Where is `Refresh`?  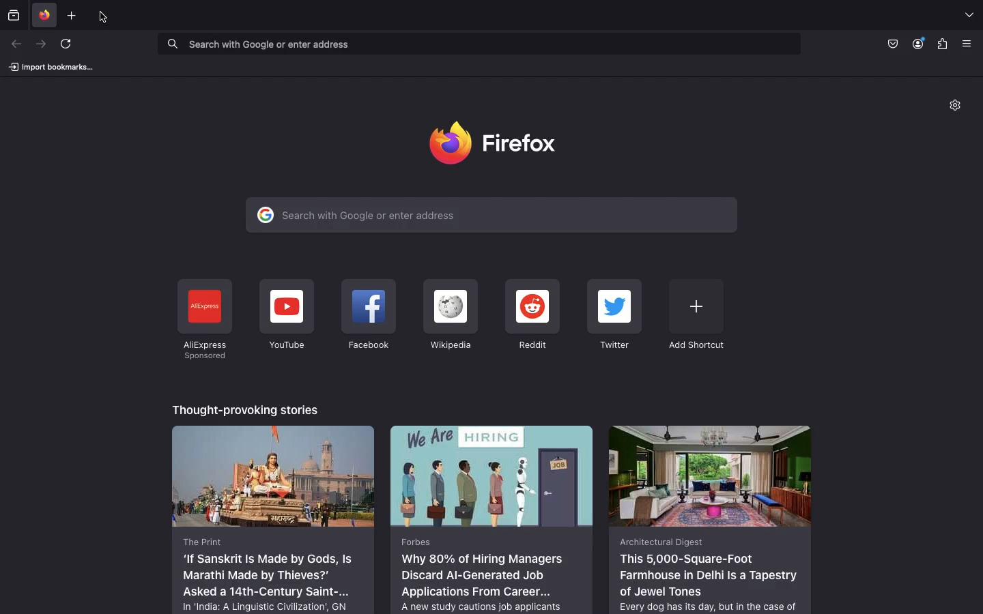
Refresh is located at coordinates (70, 46).